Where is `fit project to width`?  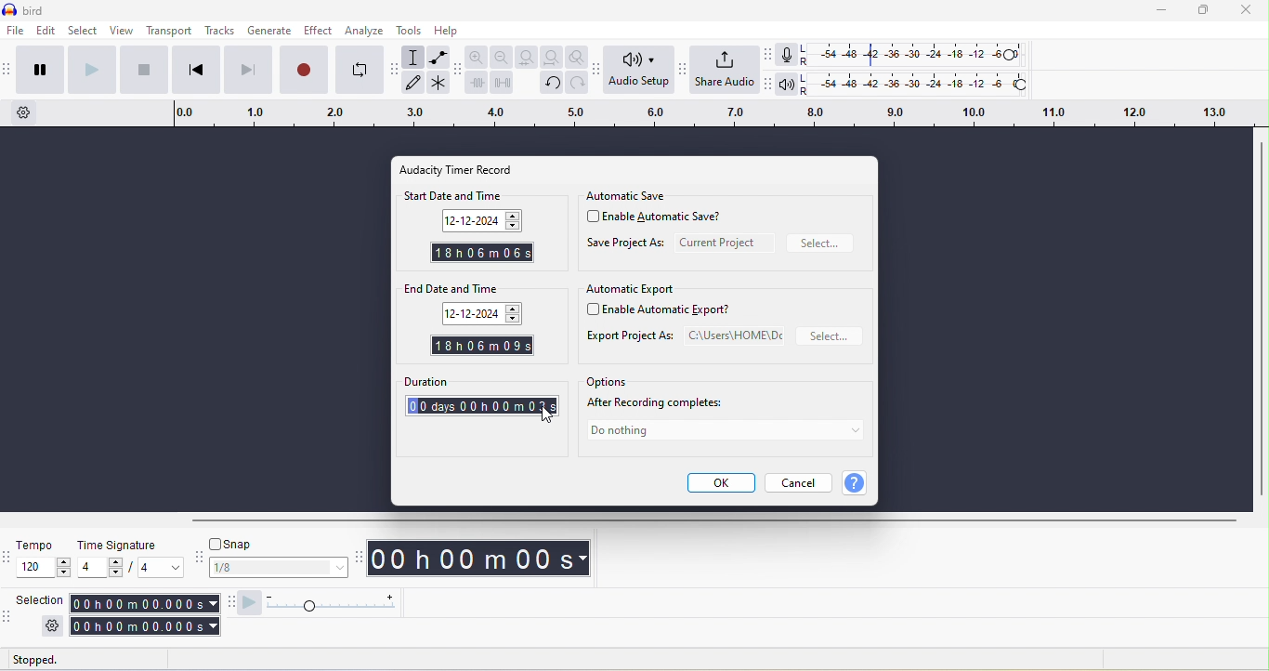
fit project to width is located at coordinates (549, 57).